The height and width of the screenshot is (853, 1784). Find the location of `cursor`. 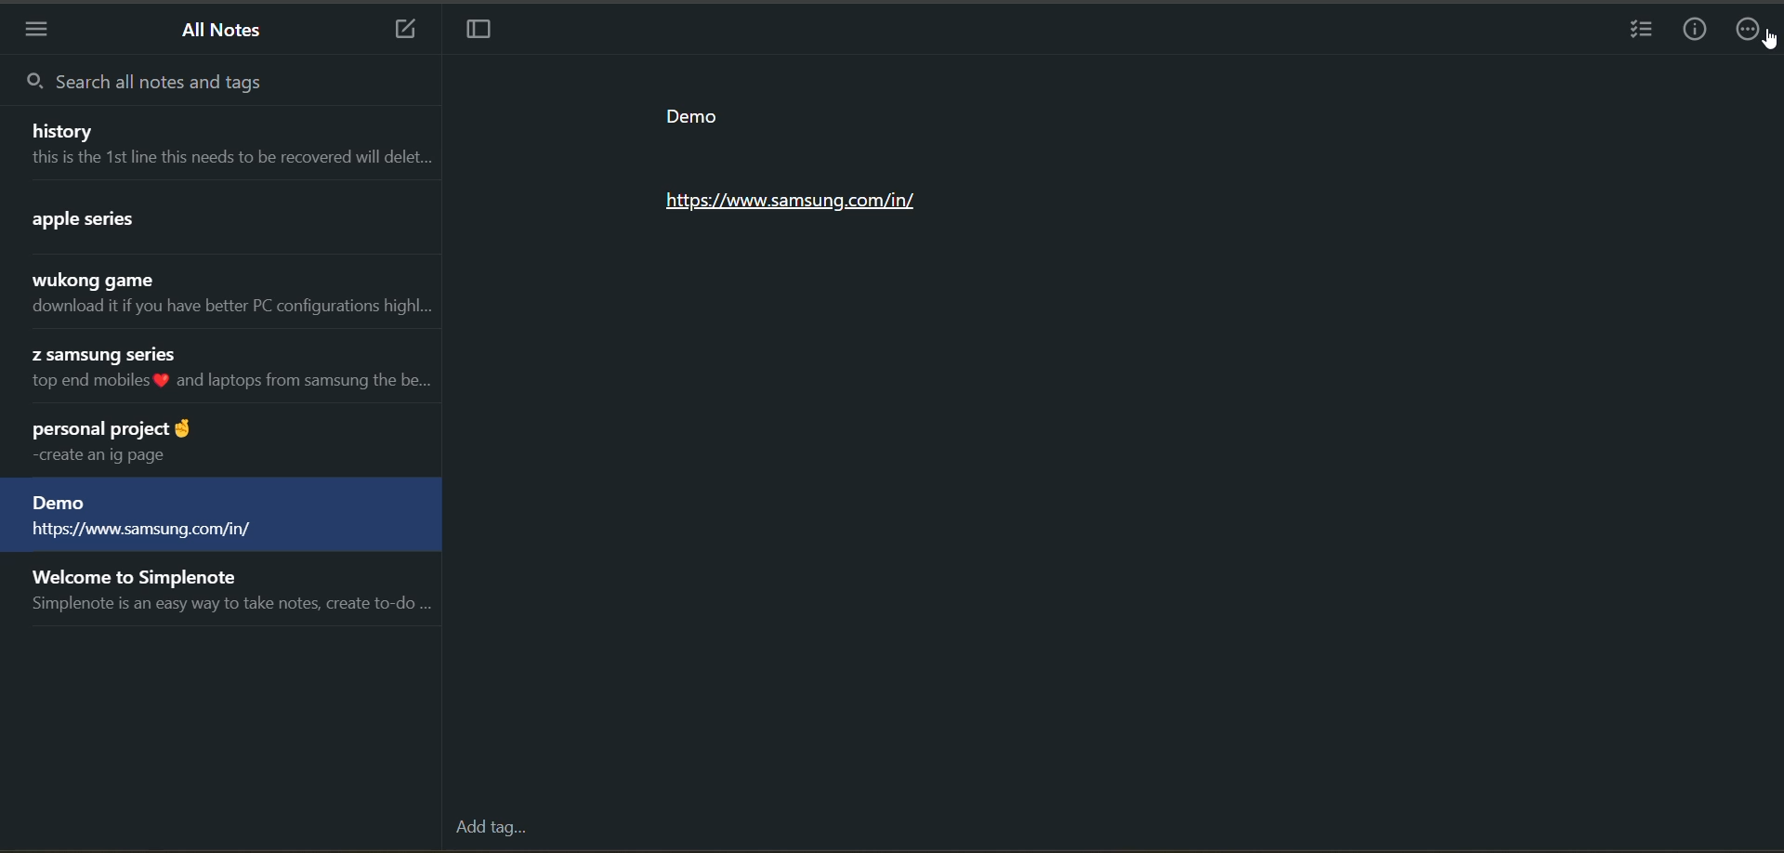

cursor is located at coordinates (1769, 43).